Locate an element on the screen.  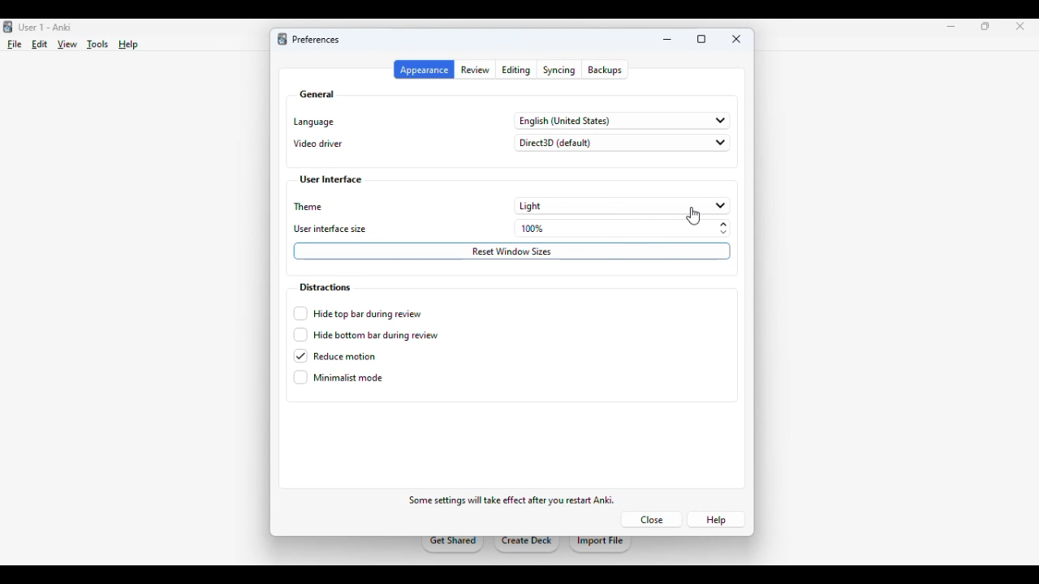
syncing is located at coordinates (559, 70).